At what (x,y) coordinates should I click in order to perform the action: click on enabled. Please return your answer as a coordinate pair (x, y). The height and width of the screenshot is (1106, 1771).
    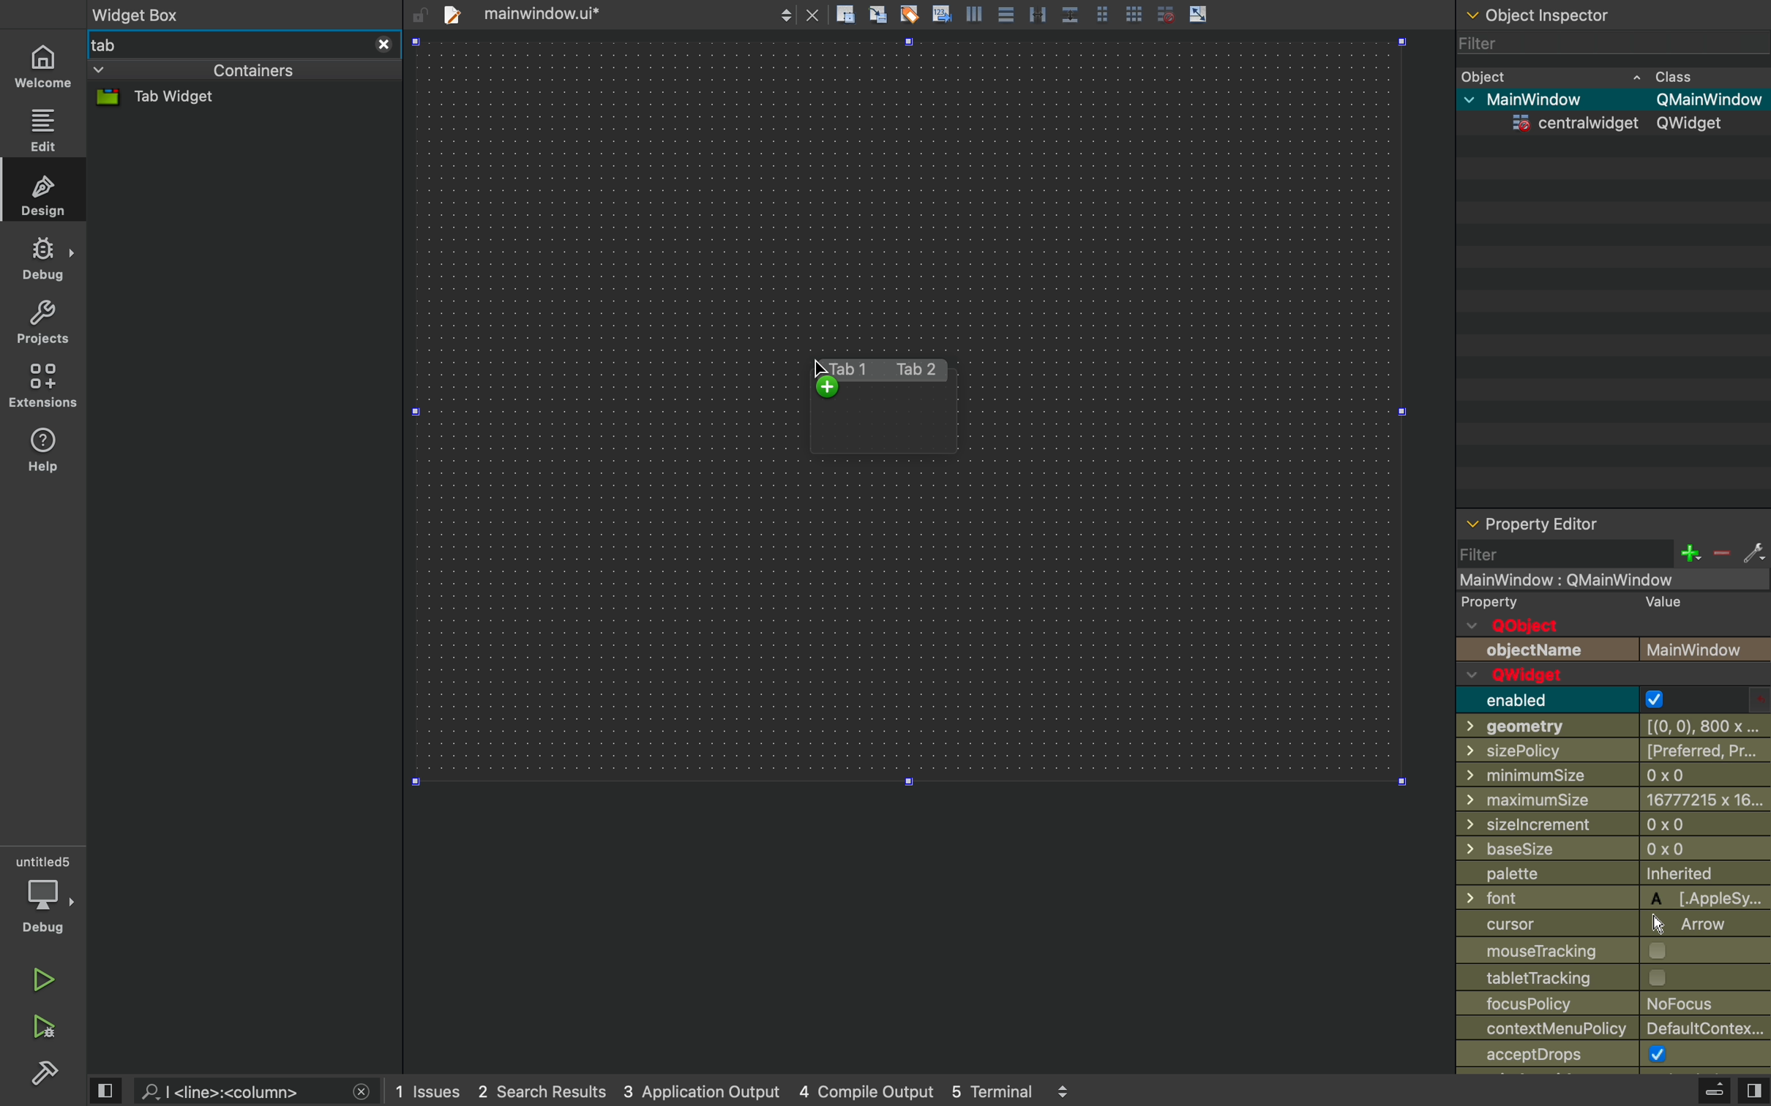
    Looking at the image, I should click on (1569, 700).